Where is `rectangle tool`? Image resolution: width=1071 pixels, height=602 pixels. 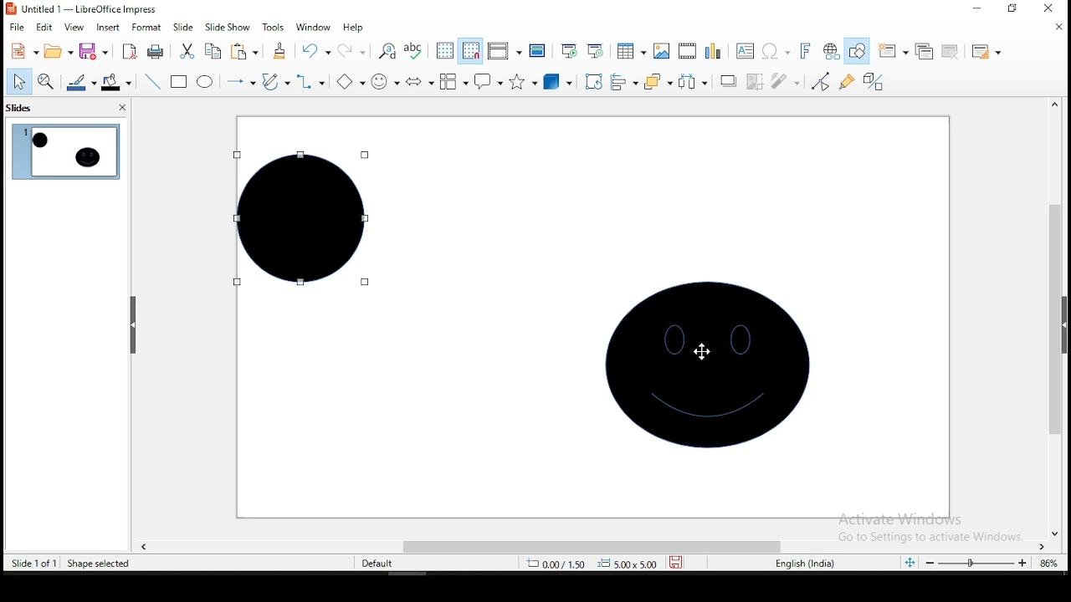 rectangle tool is located at coordinates (179, 82).